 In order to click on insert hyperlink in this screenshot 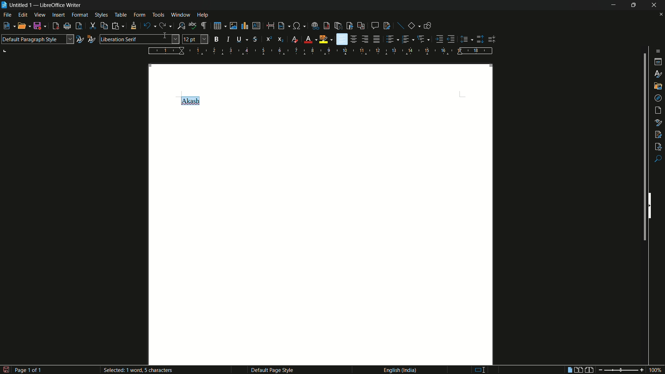, I will do `click(316, 26)`.